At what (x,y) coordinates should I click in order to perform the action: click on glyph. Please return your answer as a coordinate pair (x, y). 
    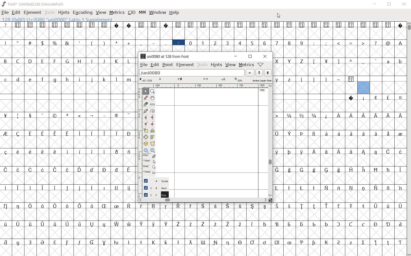
    Looking at the image, I should click on (166, 206).